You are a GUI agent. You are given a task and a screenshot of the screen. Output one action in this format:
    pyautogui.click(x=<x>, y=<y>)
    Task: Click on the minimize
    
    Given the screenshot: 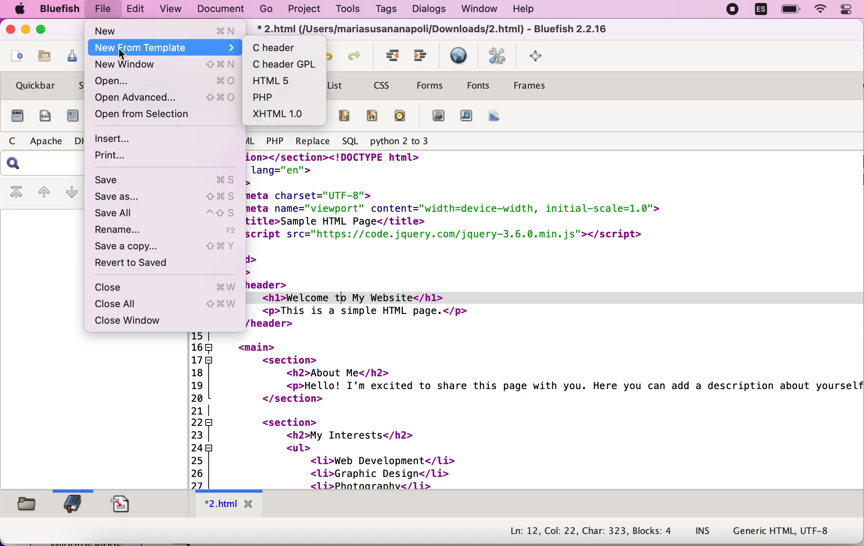 What is the action you would take?
    pyautogui.click(x=26, y=30)
    